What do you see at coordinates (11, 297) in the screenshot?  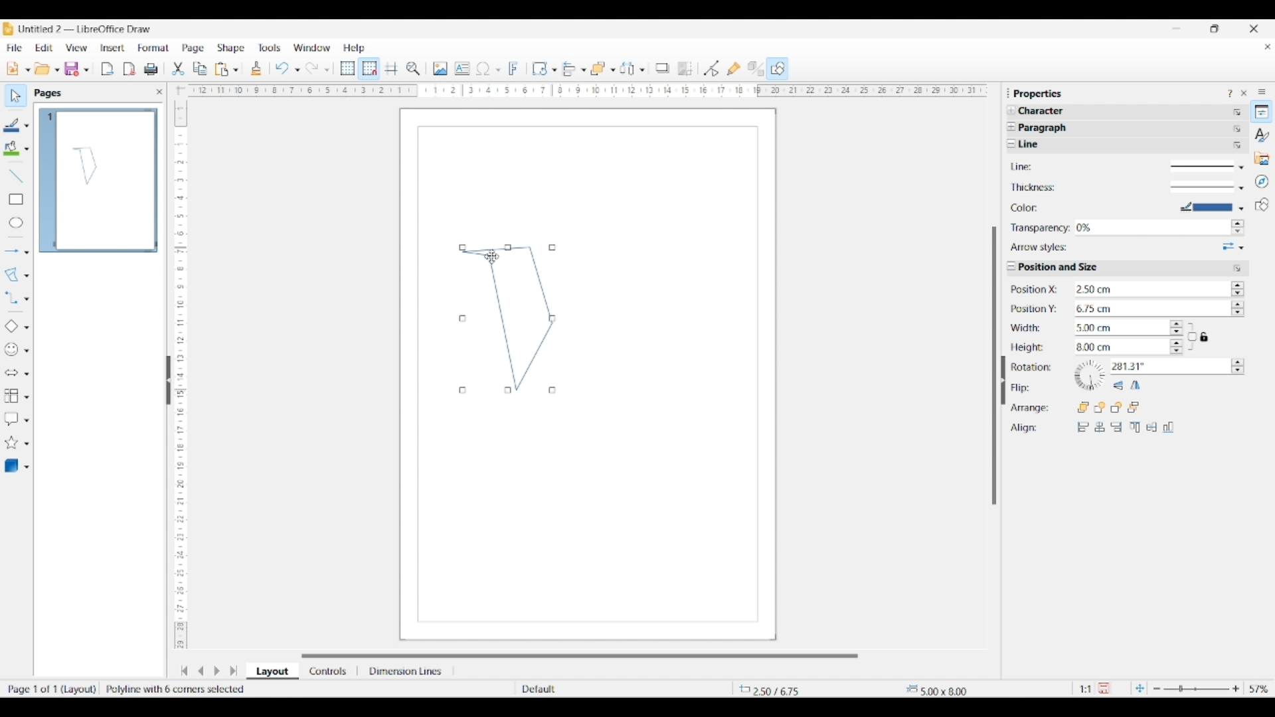 I see `Selected connector` at bounding box center [11, 297].